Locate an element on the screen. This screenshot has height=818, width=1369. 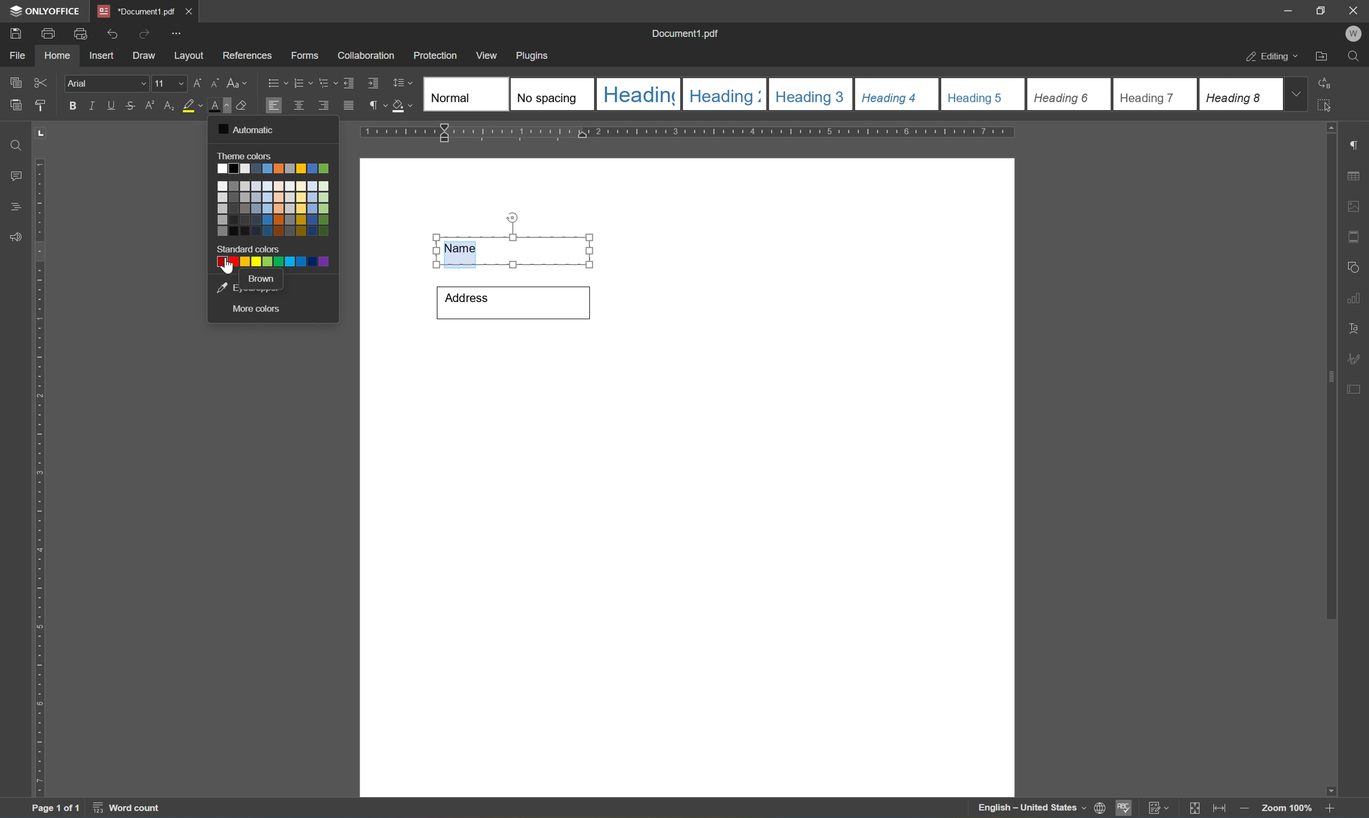
header and footer settings is located at coordinates (1353, 235).